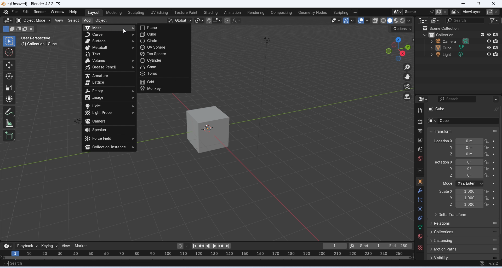 This screenshot has height=268, width=502. Describe the element at coordinates (494, 148) in the screenshot. I see `animate property` at that location.